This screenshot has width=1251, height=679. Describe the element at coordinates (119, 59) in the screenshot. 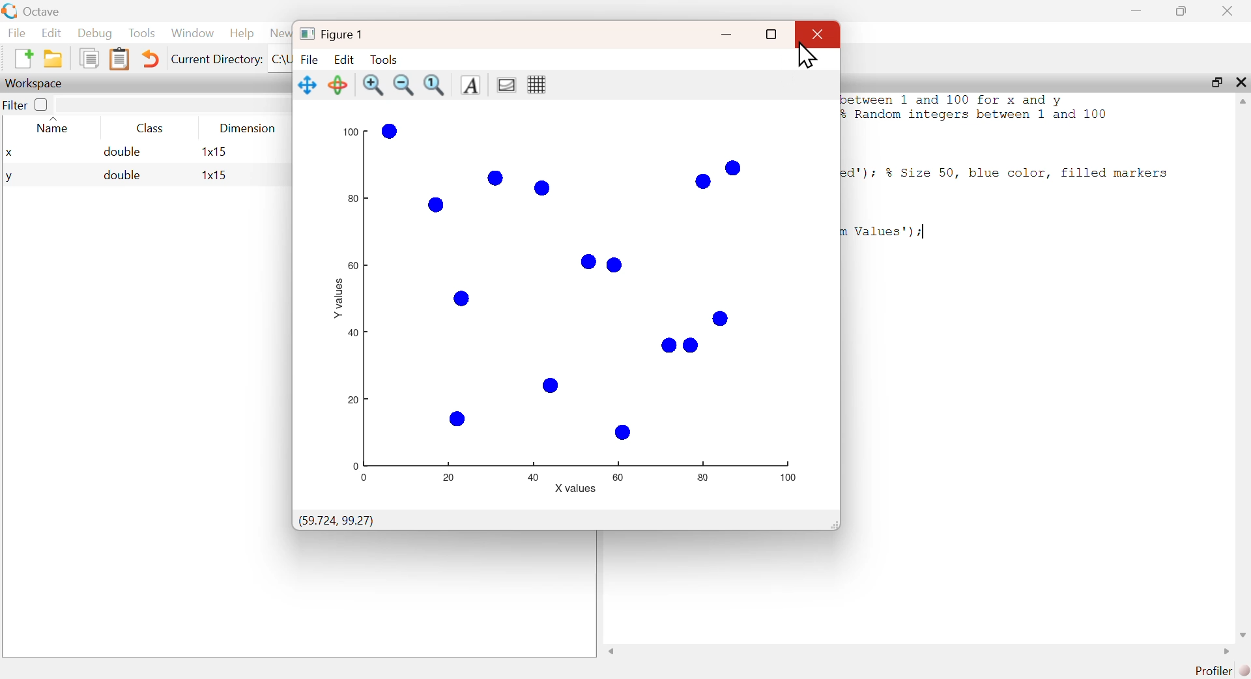

I see `Clipboard` at that location.